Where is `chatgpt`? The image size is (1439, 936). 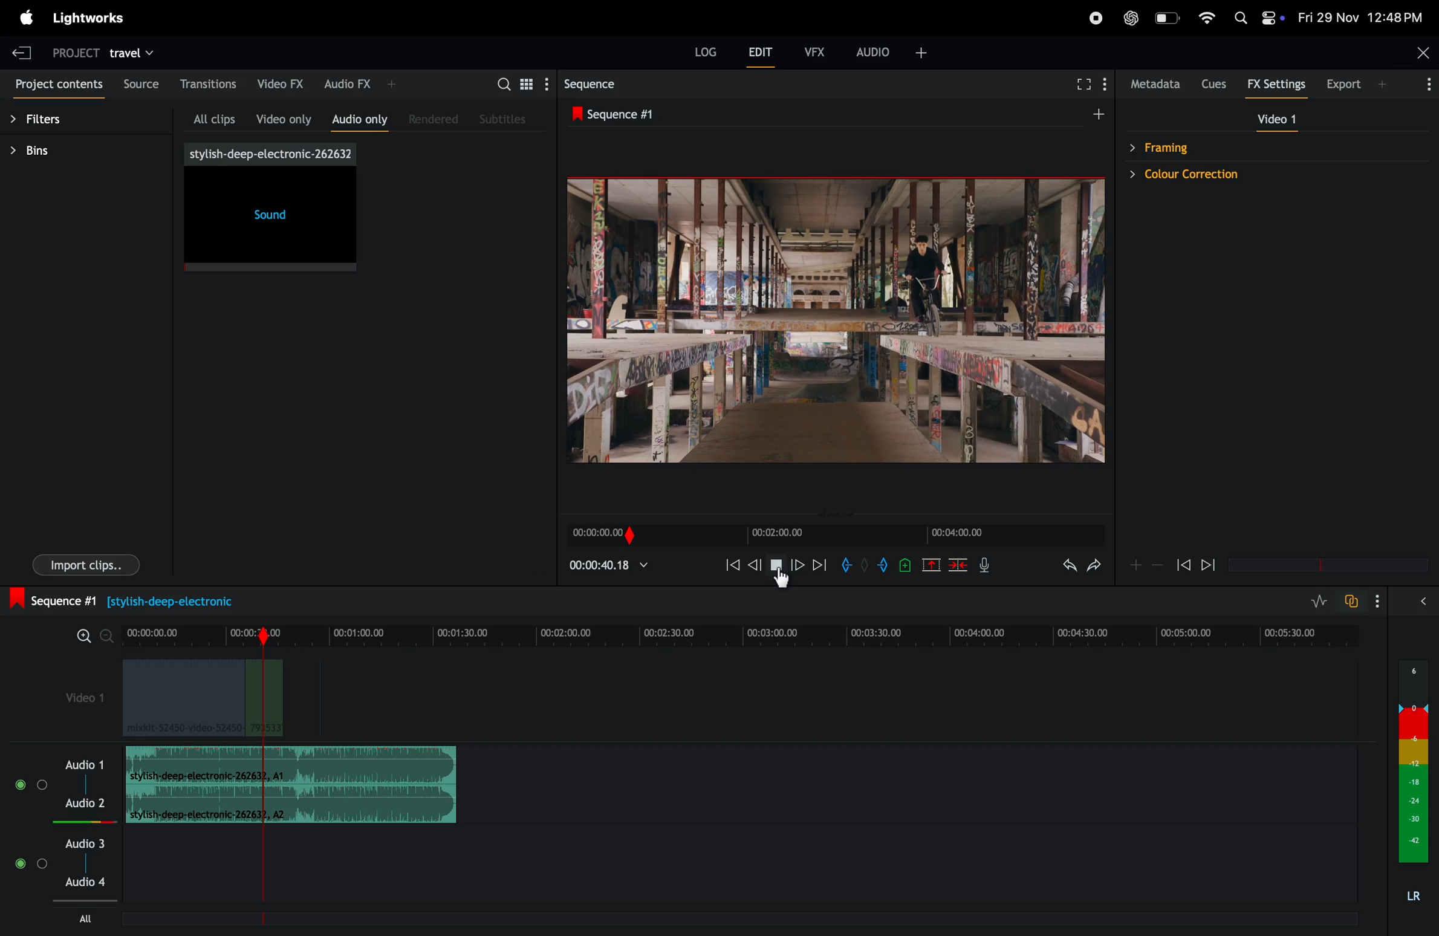
chatgpt is located at coordinates (1129, 19).